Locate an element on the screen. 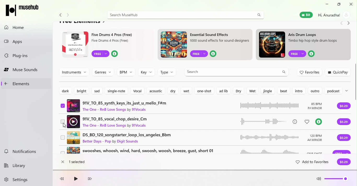  add to favorites is located at coordinates (310, 163).